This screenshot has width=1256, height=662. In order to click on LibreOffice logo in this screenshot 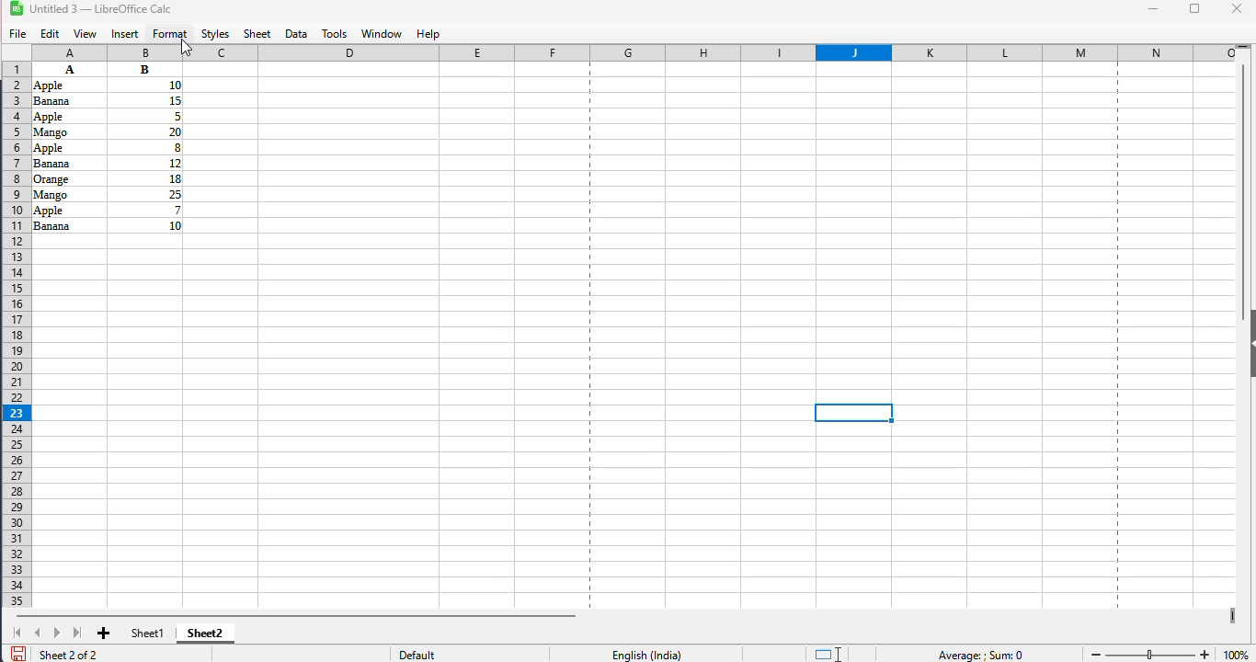, I will do `click(27, 8)`.